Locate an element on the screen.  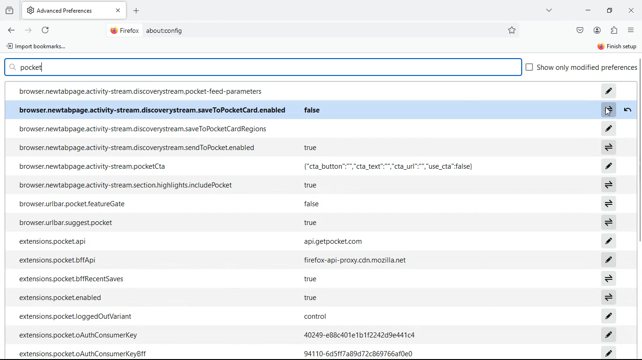
switch is located at coordinates (609, 278).